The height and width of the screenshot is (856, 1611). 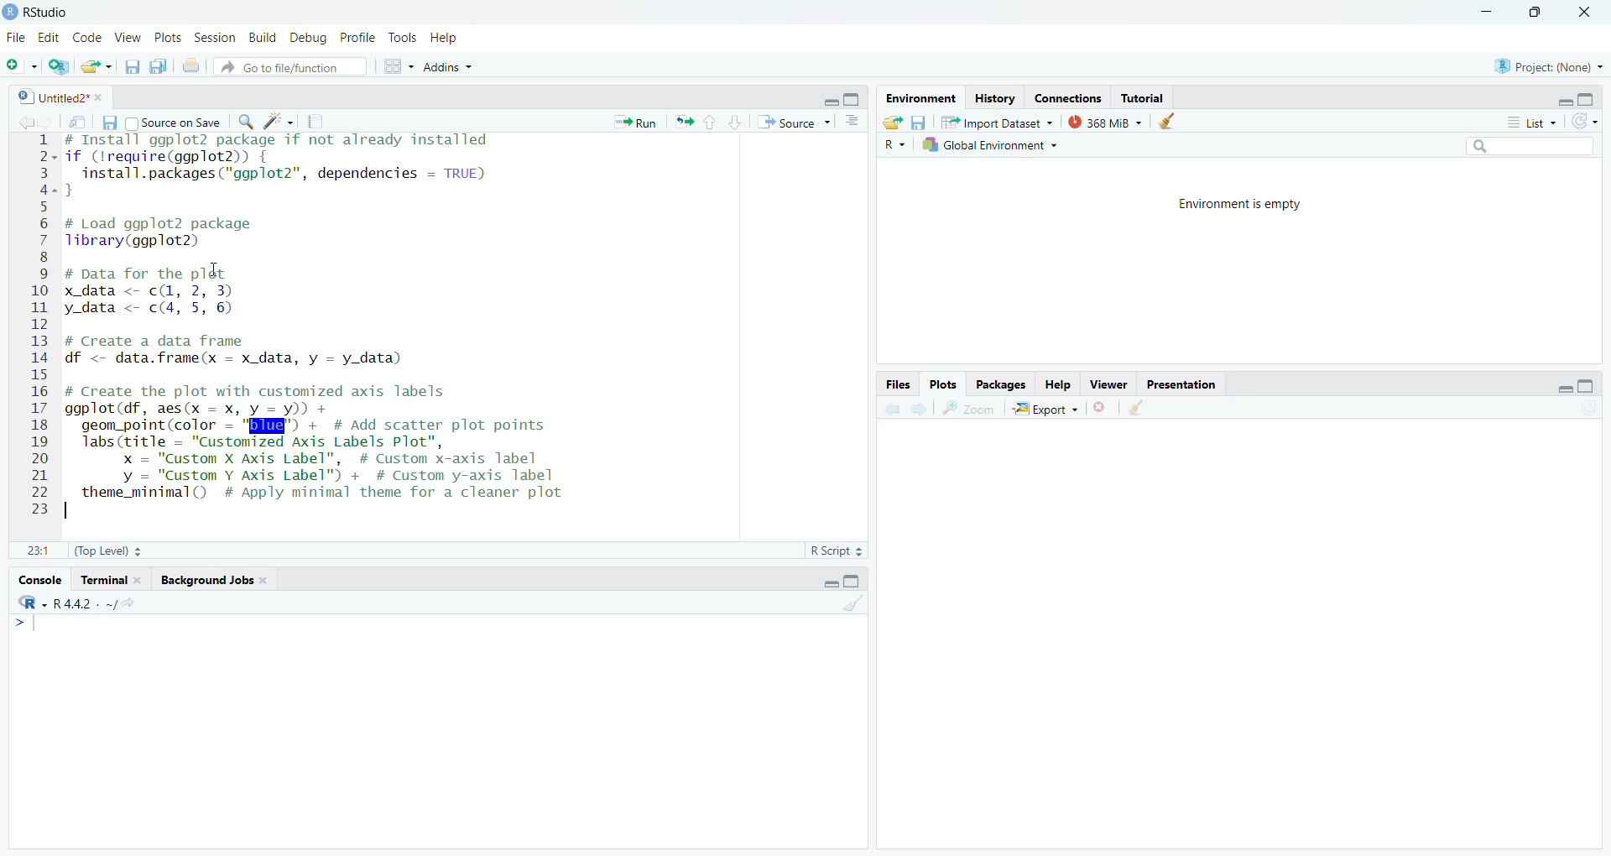 I want to click on R Script =, so click(x=837, y=550).